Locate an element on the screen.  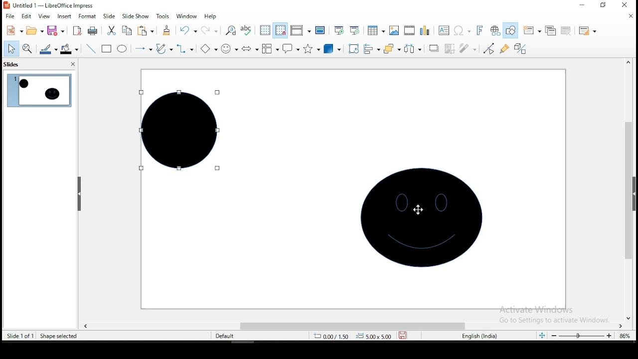
curves and polygons is located at coordinates (164, 48).